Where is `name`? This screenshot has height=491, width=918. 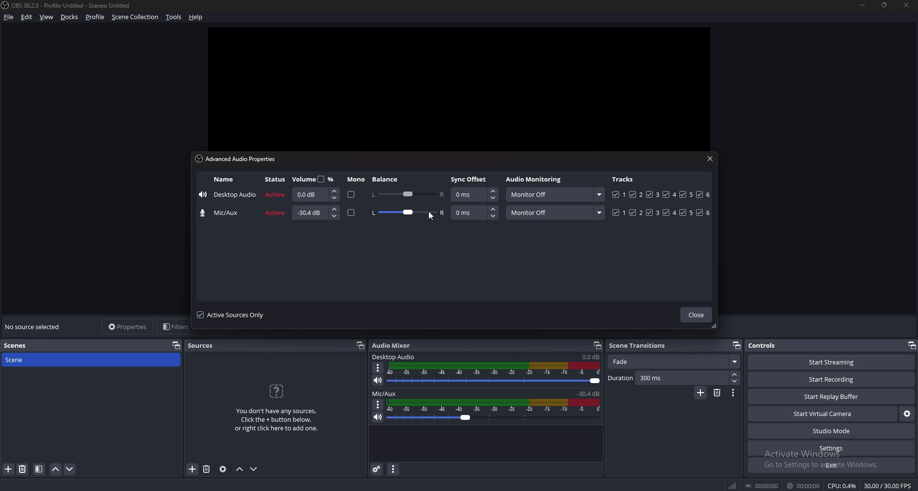
name is located at coordinates (229, 194).